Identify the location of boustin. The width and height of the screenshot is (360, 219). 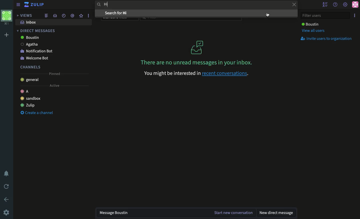
(33, 38).